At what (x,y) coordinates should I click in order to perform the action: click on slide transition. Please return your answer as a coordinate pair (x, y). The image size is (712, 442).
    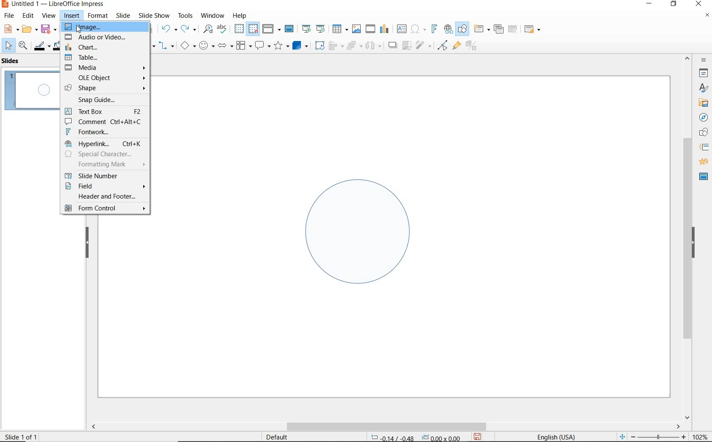
    Looking at the image, I should click on (704, 147).